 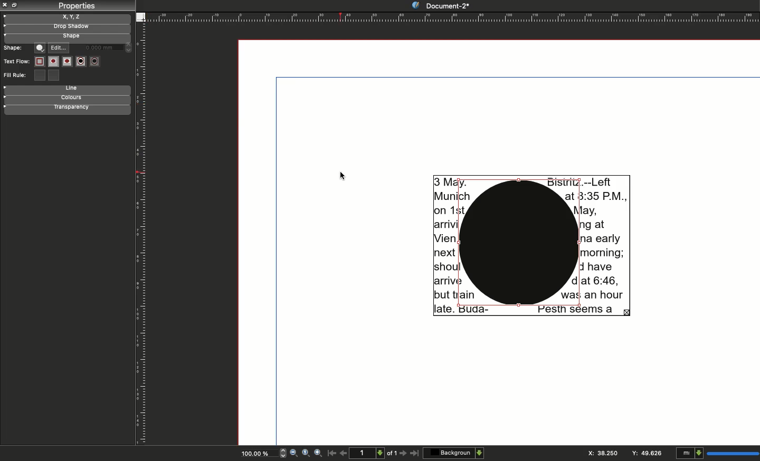 What do you see at coordinates (67, 26) in the screenshot?
I see `Drop shadow` at bounding box center [67, 26].